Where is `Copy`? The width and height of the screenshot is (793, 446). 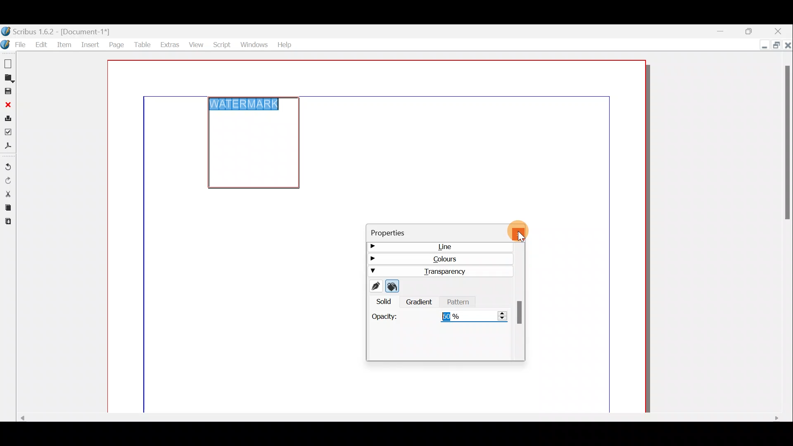 Copy is located at coordinates (7, 209).